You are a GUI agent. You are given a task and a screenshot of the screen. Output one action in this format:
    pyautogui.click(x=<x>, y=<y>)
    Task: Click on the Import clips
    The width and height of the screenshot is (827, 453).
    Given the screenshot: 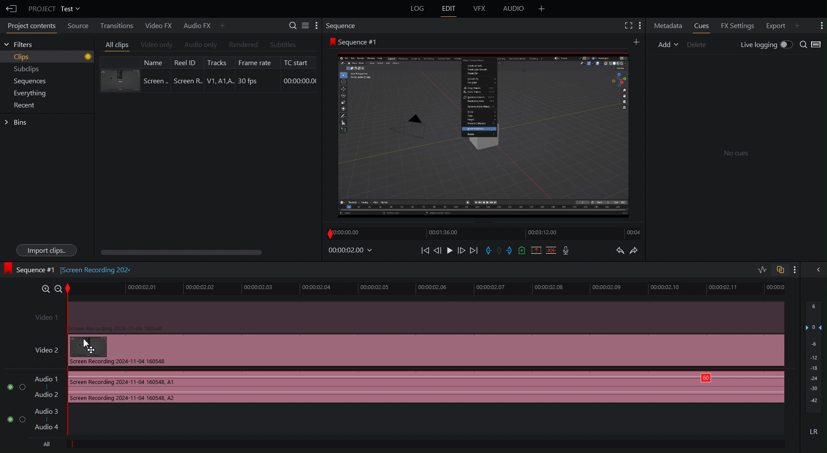 What is the action you would take?
    pyautogui.click(x=43, y=250)
    